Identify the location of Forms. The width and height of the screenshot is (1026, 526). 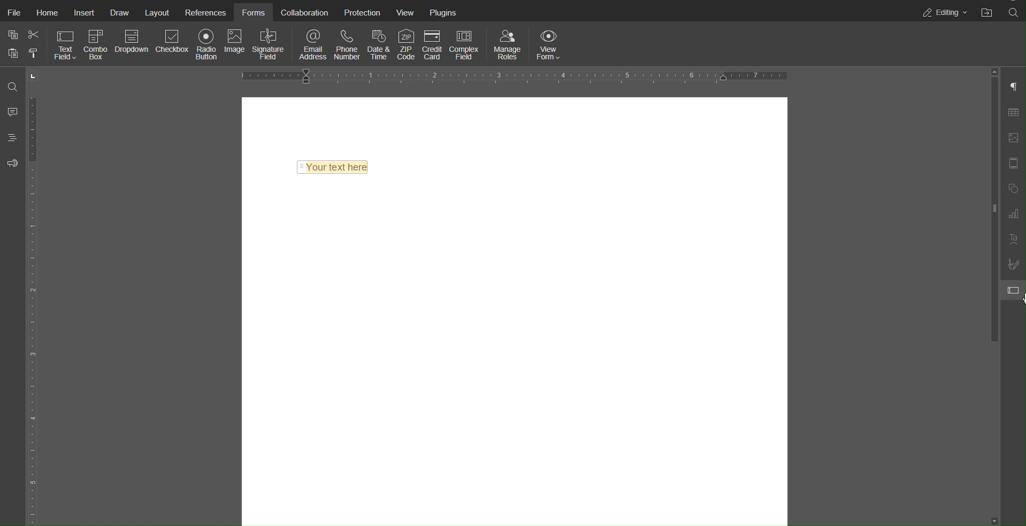
(254, 13).